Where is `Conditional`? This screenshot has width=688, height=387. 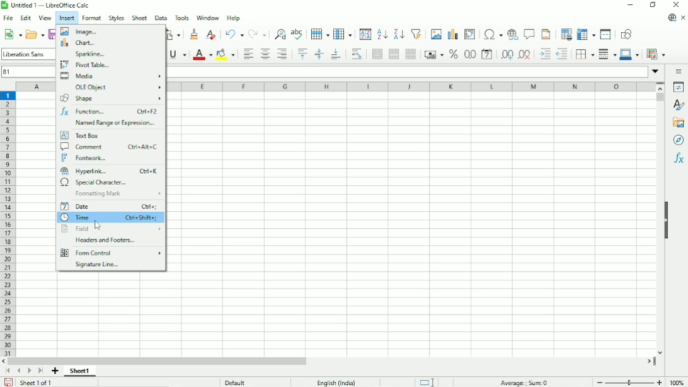
Conditional is located at coordinates (655, 54).